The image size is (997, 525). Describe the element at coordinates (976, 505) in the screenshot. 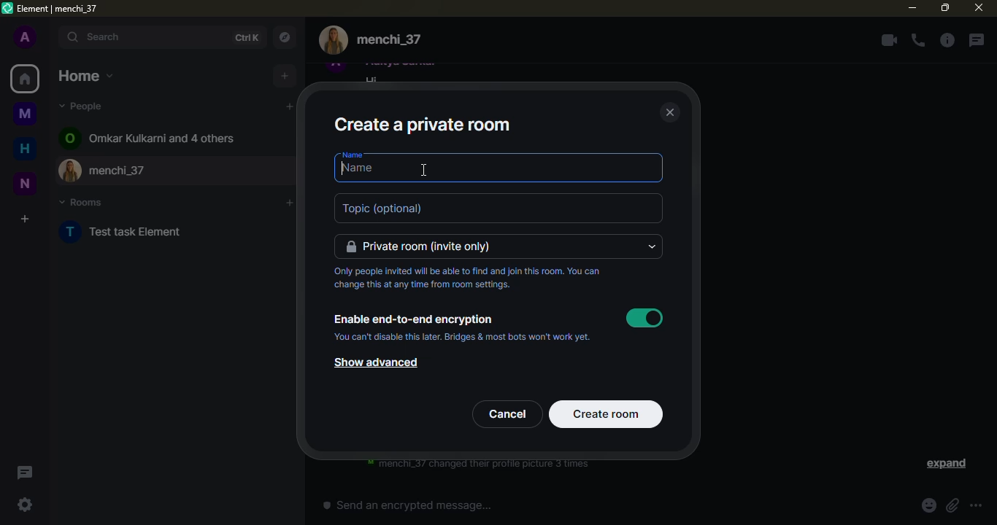

I see `more settings` at that location.